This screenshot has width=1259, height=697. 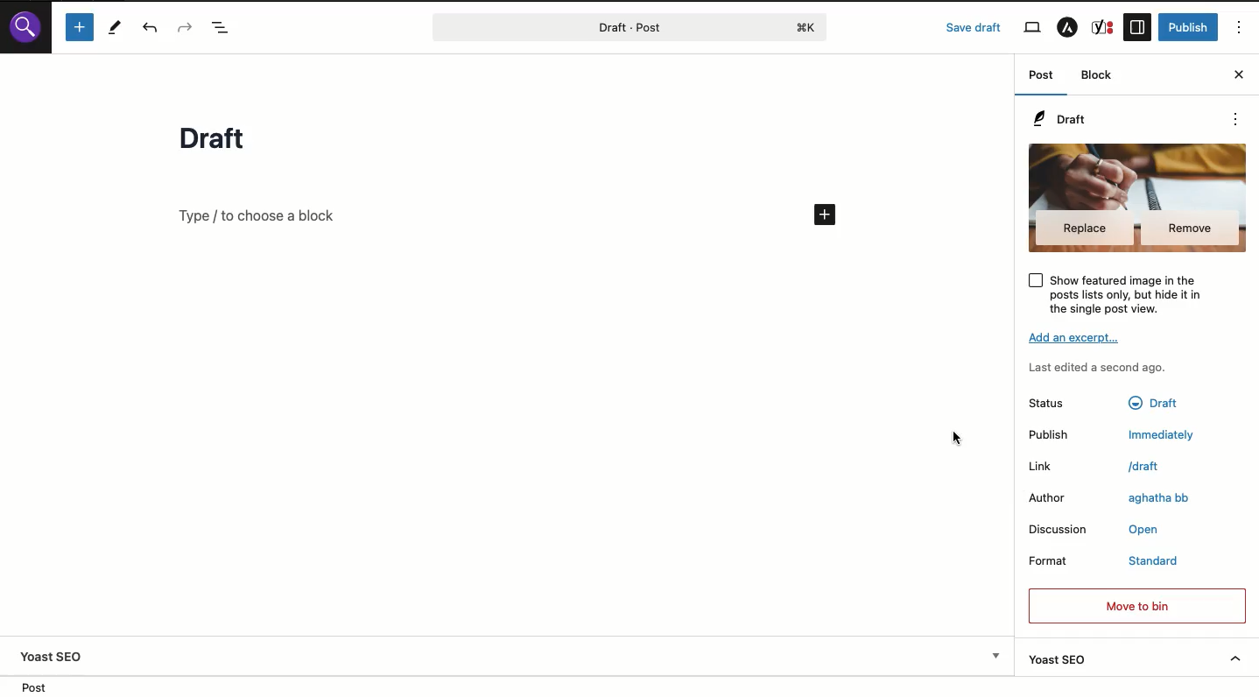 What do you see at coordinates (1153, 402) in the screenshot?
I see `text` at bounding box center [1153, 402].